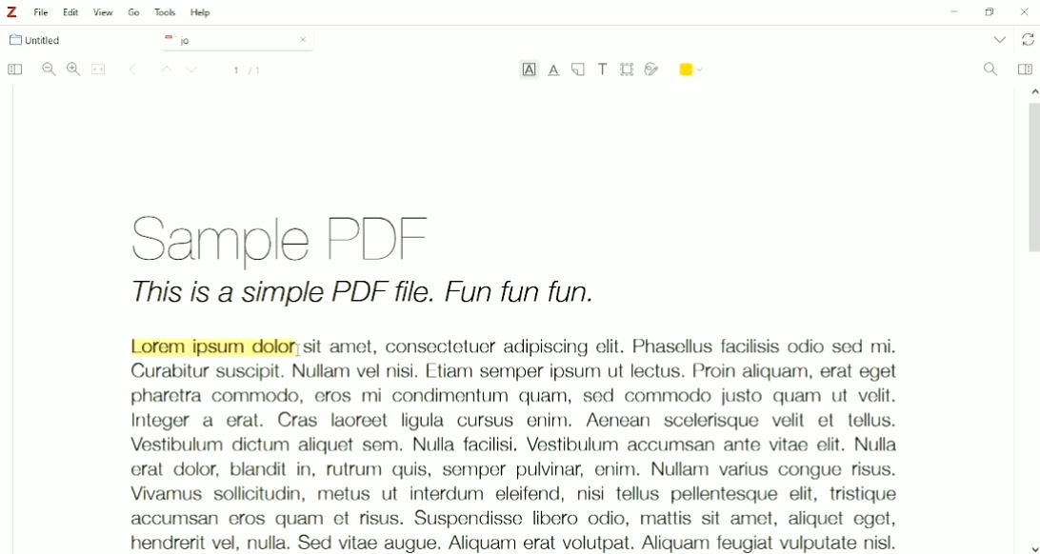  I want to click on Down, so click(194, 71).